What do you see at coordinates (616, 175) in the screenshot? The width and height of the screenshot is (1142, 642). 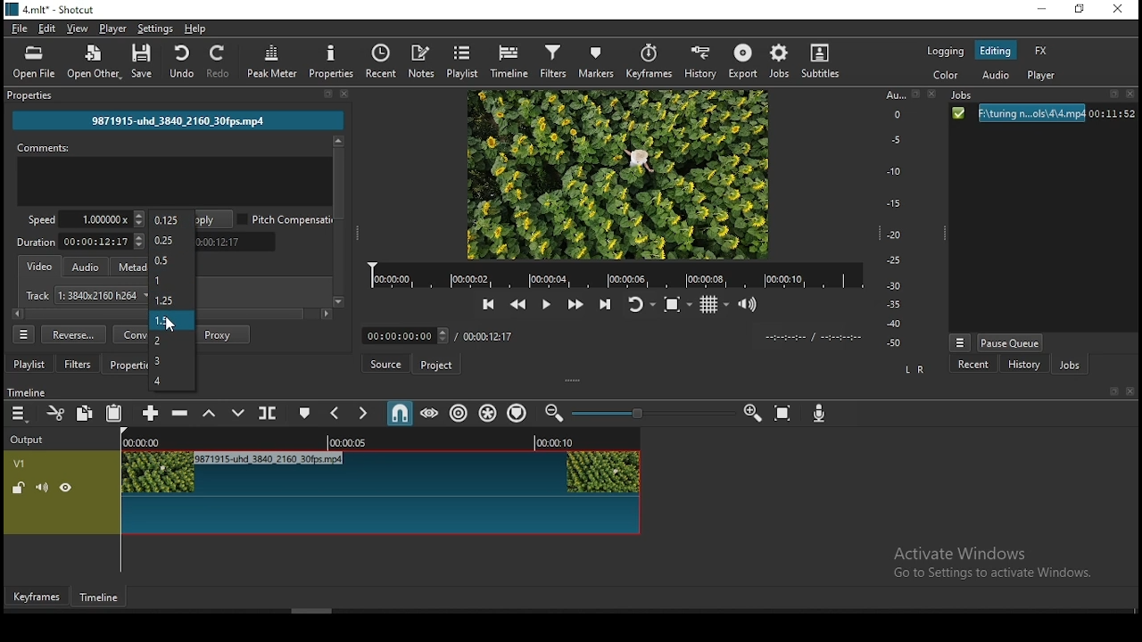 I see `video preview` at bounding box center [616, 175].